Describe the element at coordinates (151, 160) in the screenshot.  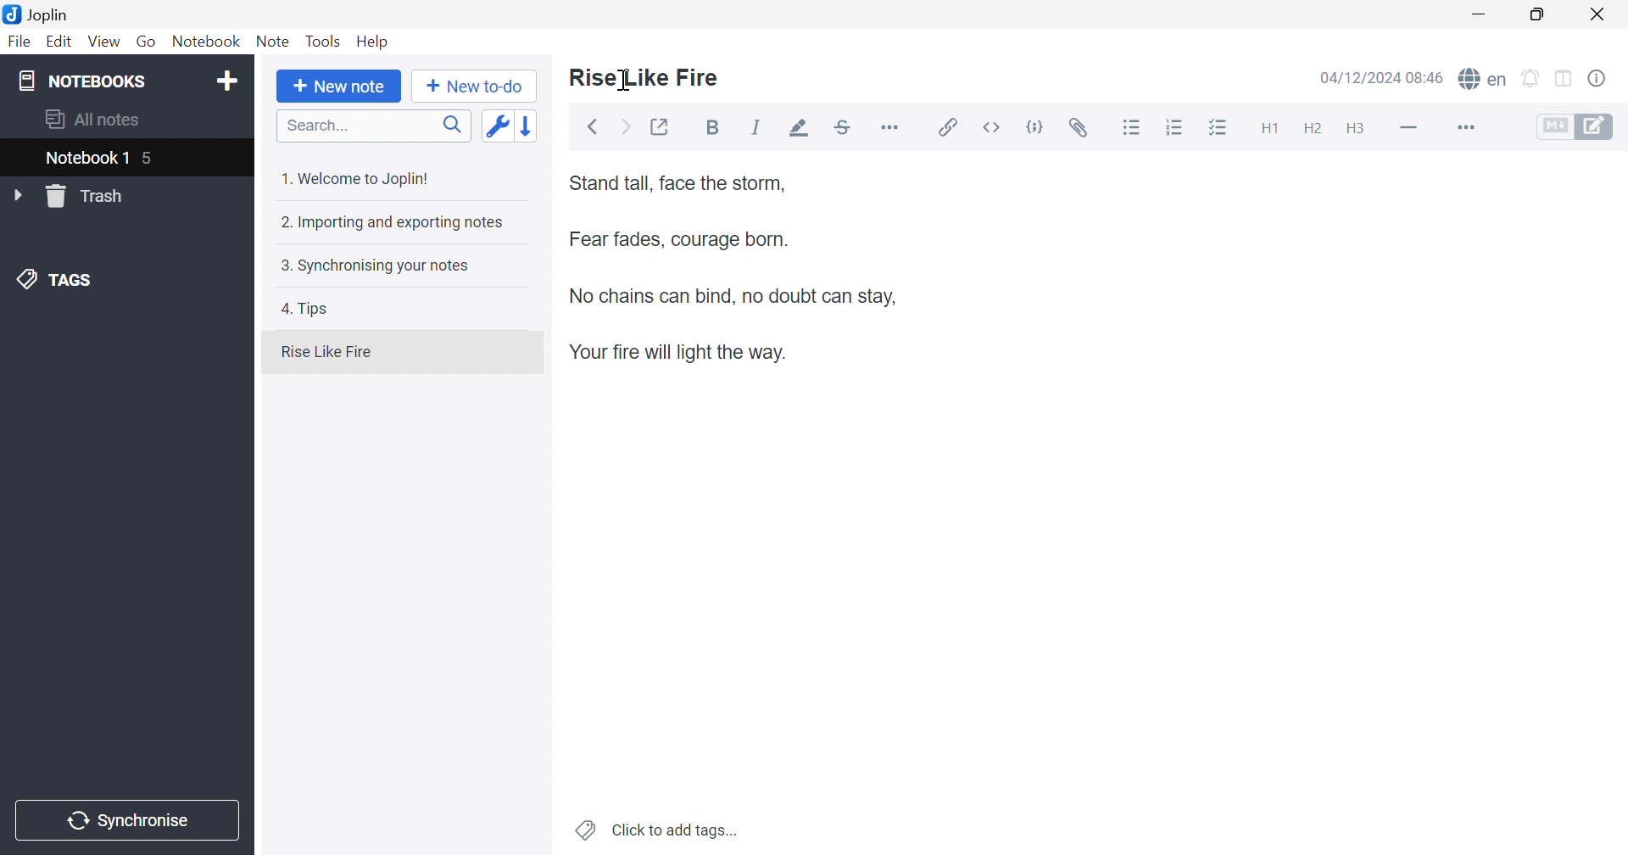
I see `5` at that location.